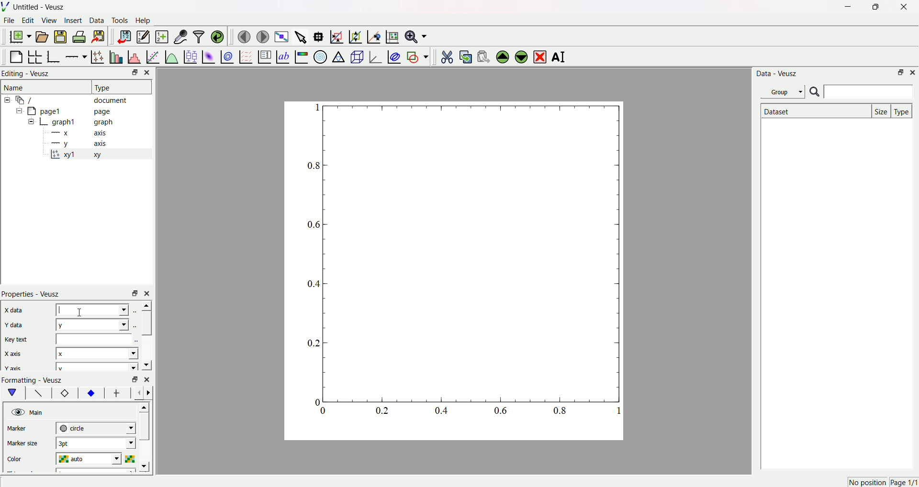 The image size is (919, 487). I want to click on move down, so click(146, 364).